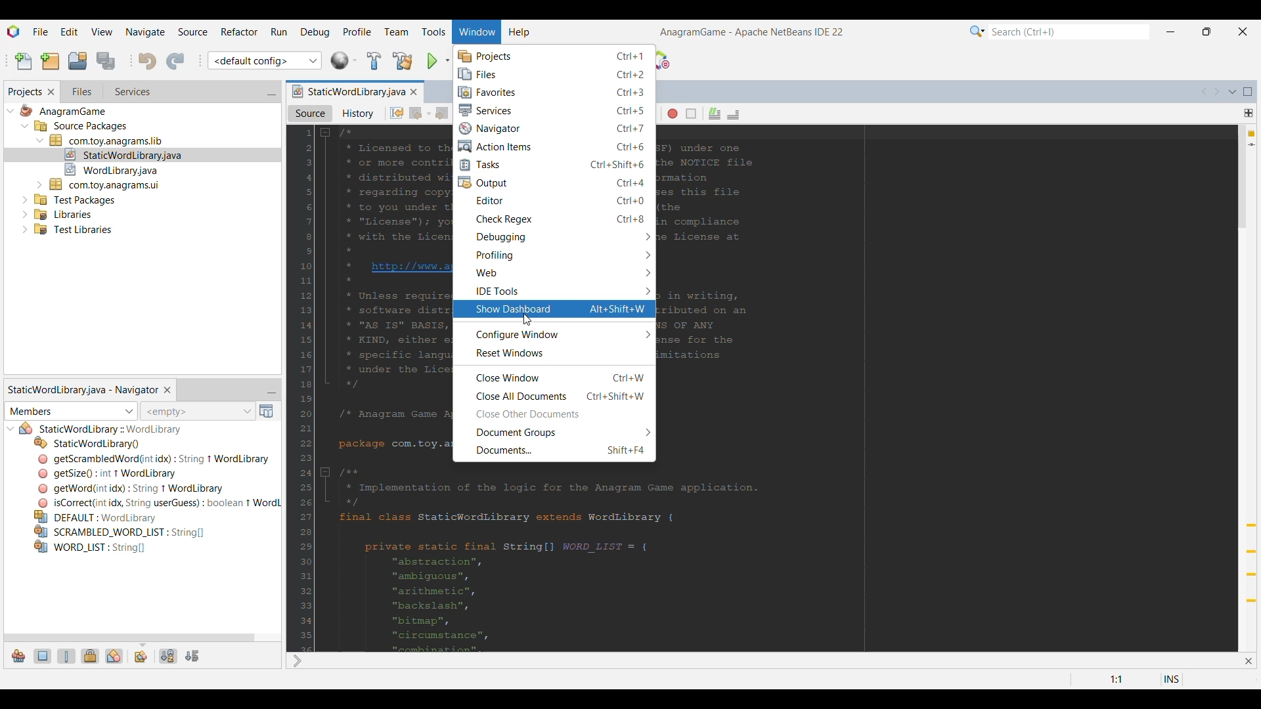  I want to click on World Library, so click(344, 60).